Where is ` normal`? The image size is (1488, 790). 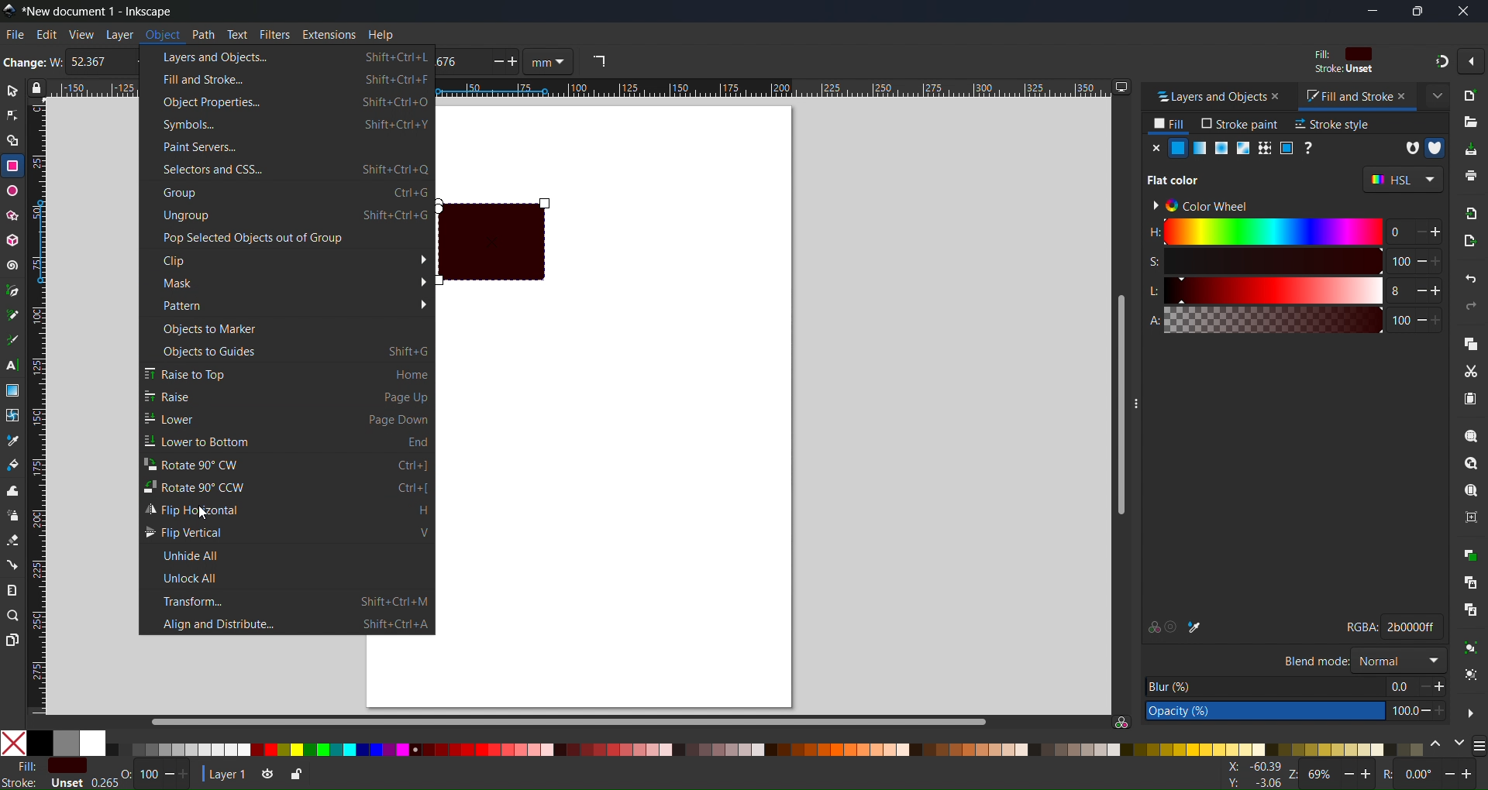
 normal is located at coordinates (1398, 659).